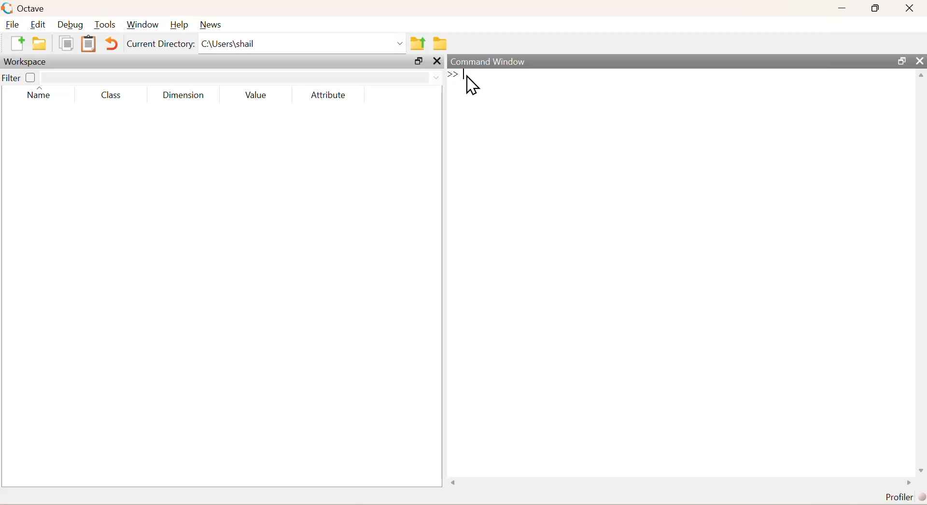  What do you see at coordinates (911, 9) in the screenshot?
I see `Close` at bounding box center [911, 9].